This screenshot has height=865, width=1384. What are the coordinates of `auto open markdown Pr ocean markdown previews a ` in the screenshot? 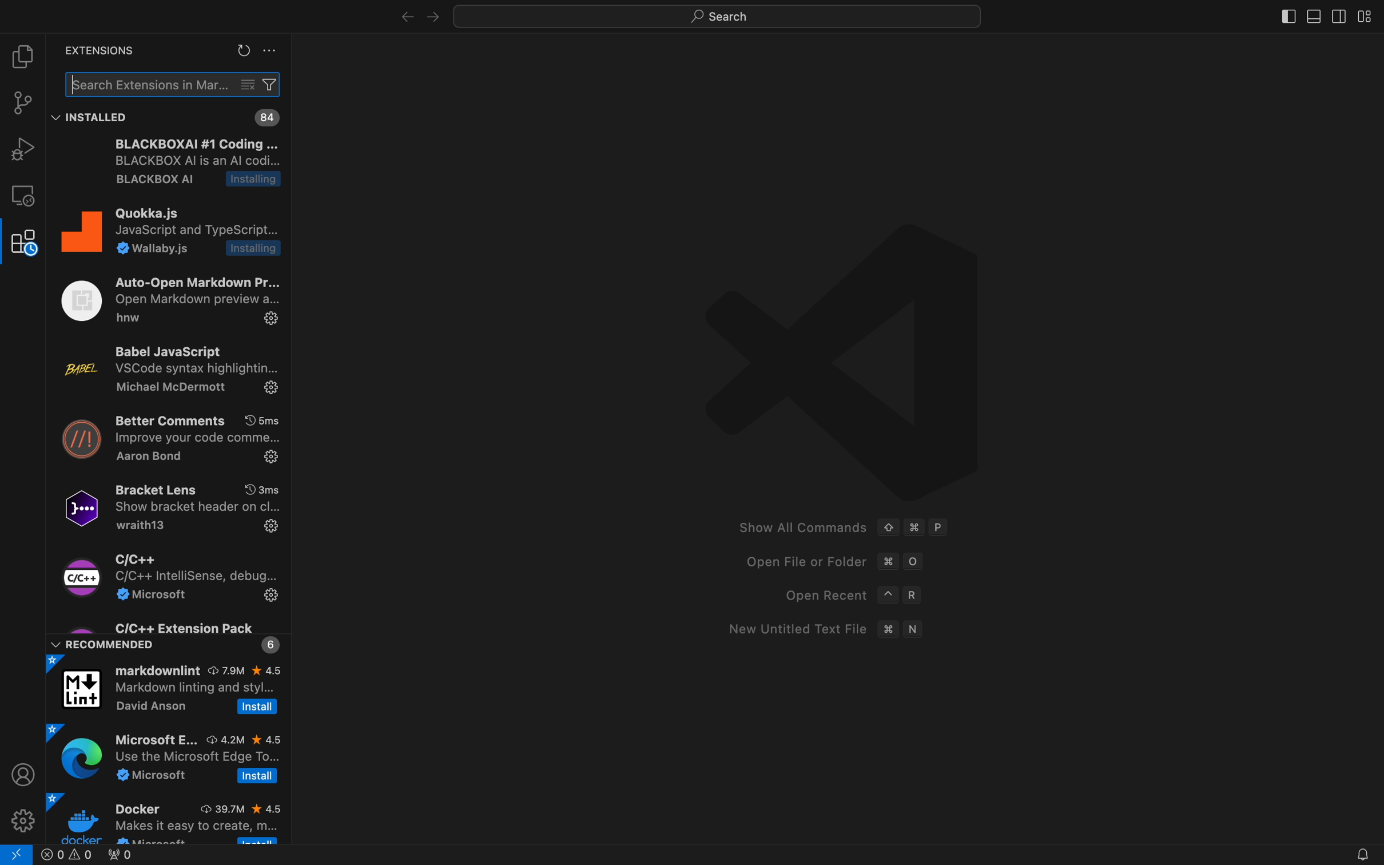 It's located at (174, 299).